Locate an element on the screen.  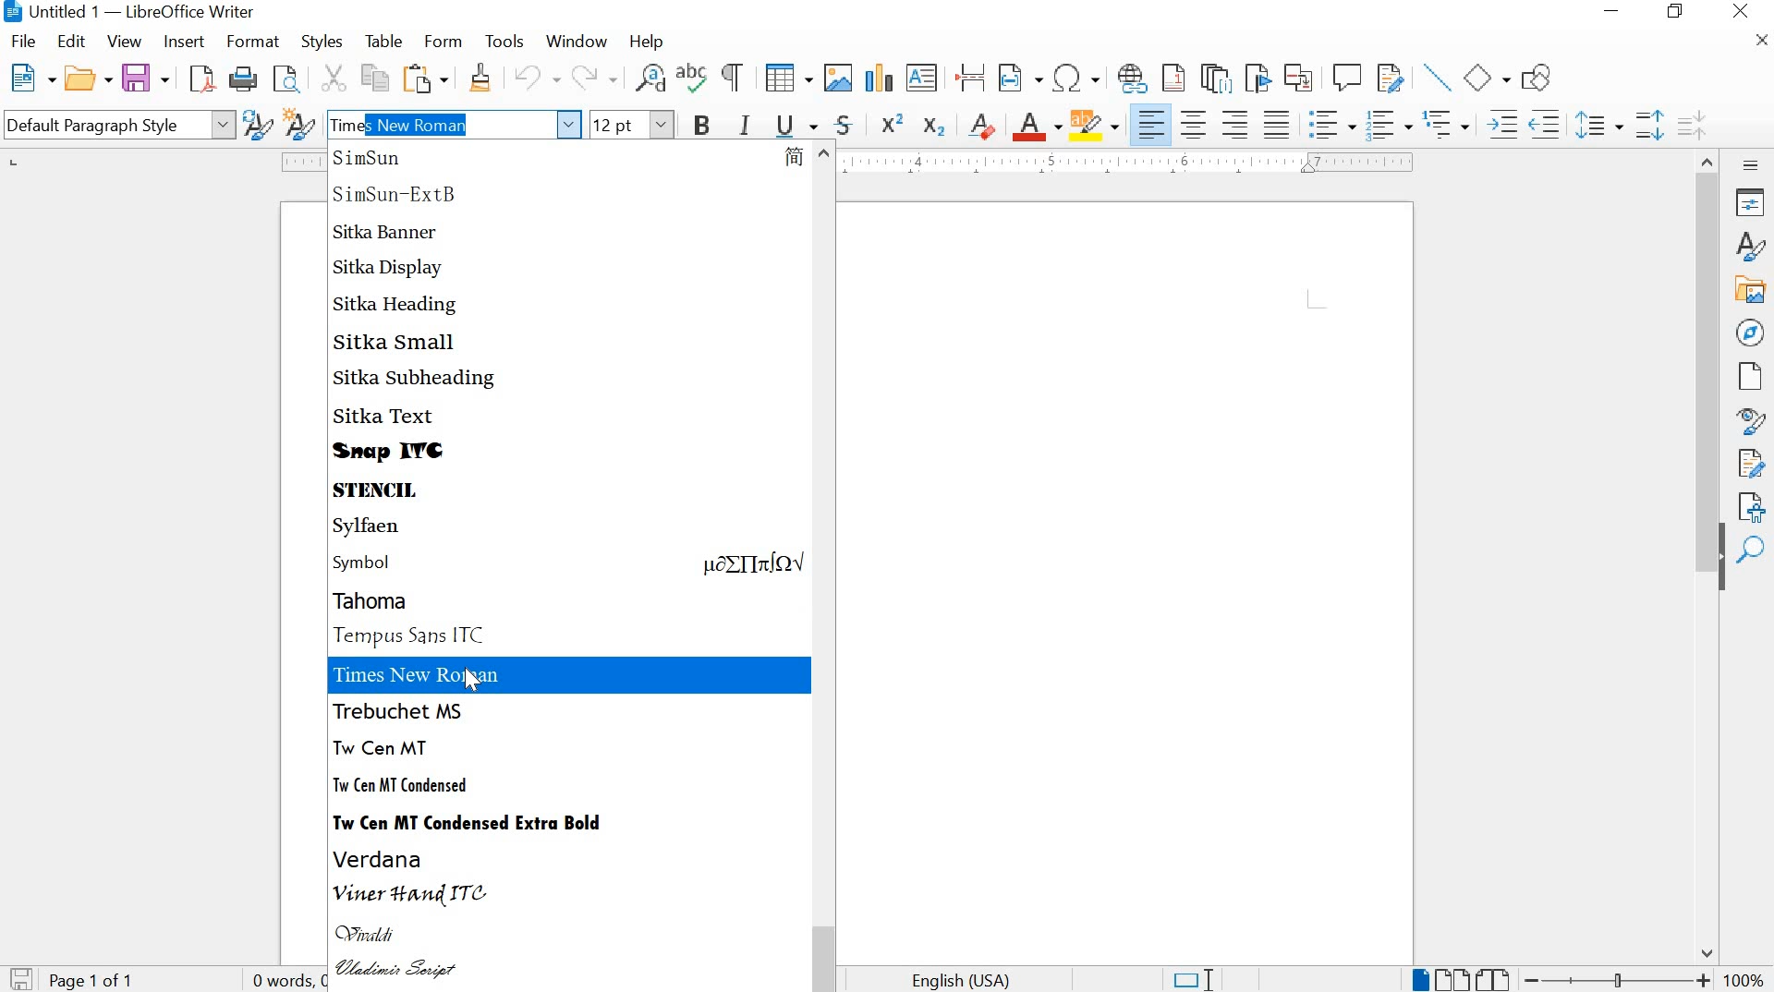
SCROLLBAR is located at coordinates (1709, 556).